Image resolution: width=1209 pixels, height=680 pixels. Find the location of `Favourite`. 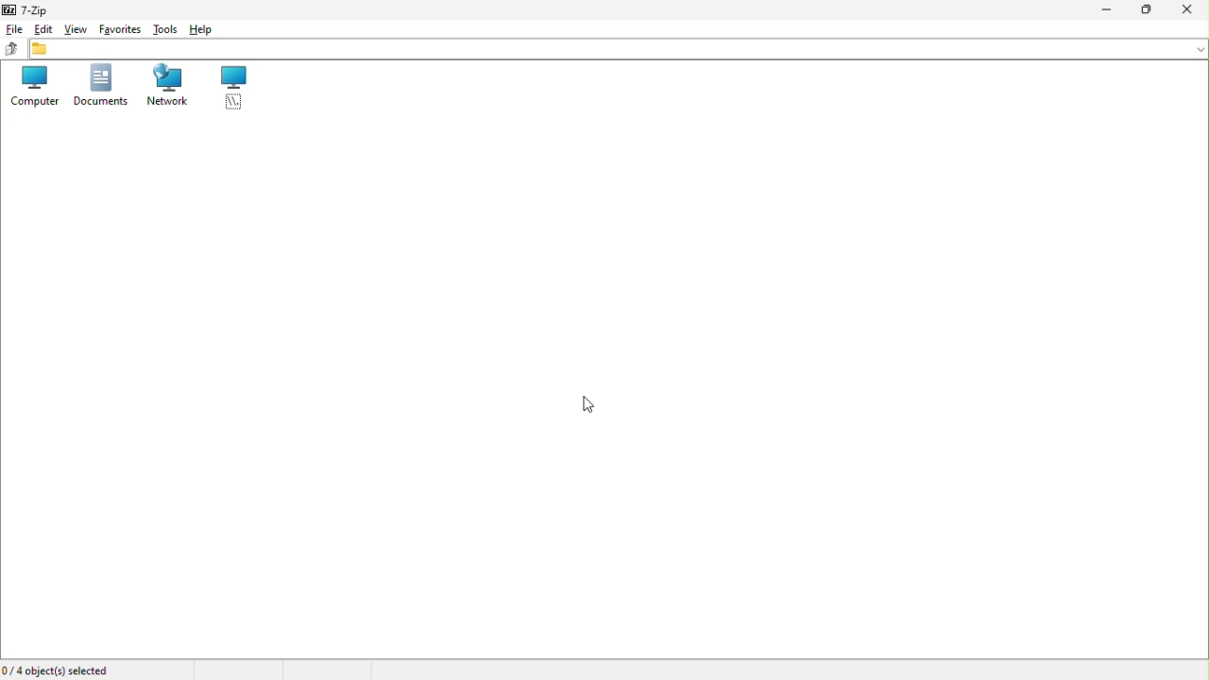

Favourite is located at coordinates (118, 27).